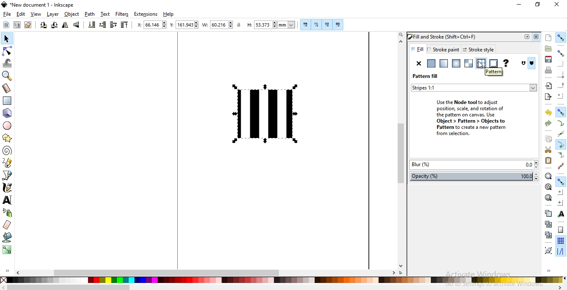 The image size is (567, 290). I want to click on select all objects or nodes, so click(6, 25).